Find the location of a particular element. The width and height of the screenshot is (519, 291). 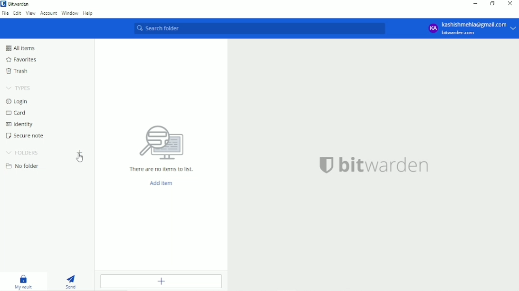

bitwarden logo is located at coordinates (323, 167).